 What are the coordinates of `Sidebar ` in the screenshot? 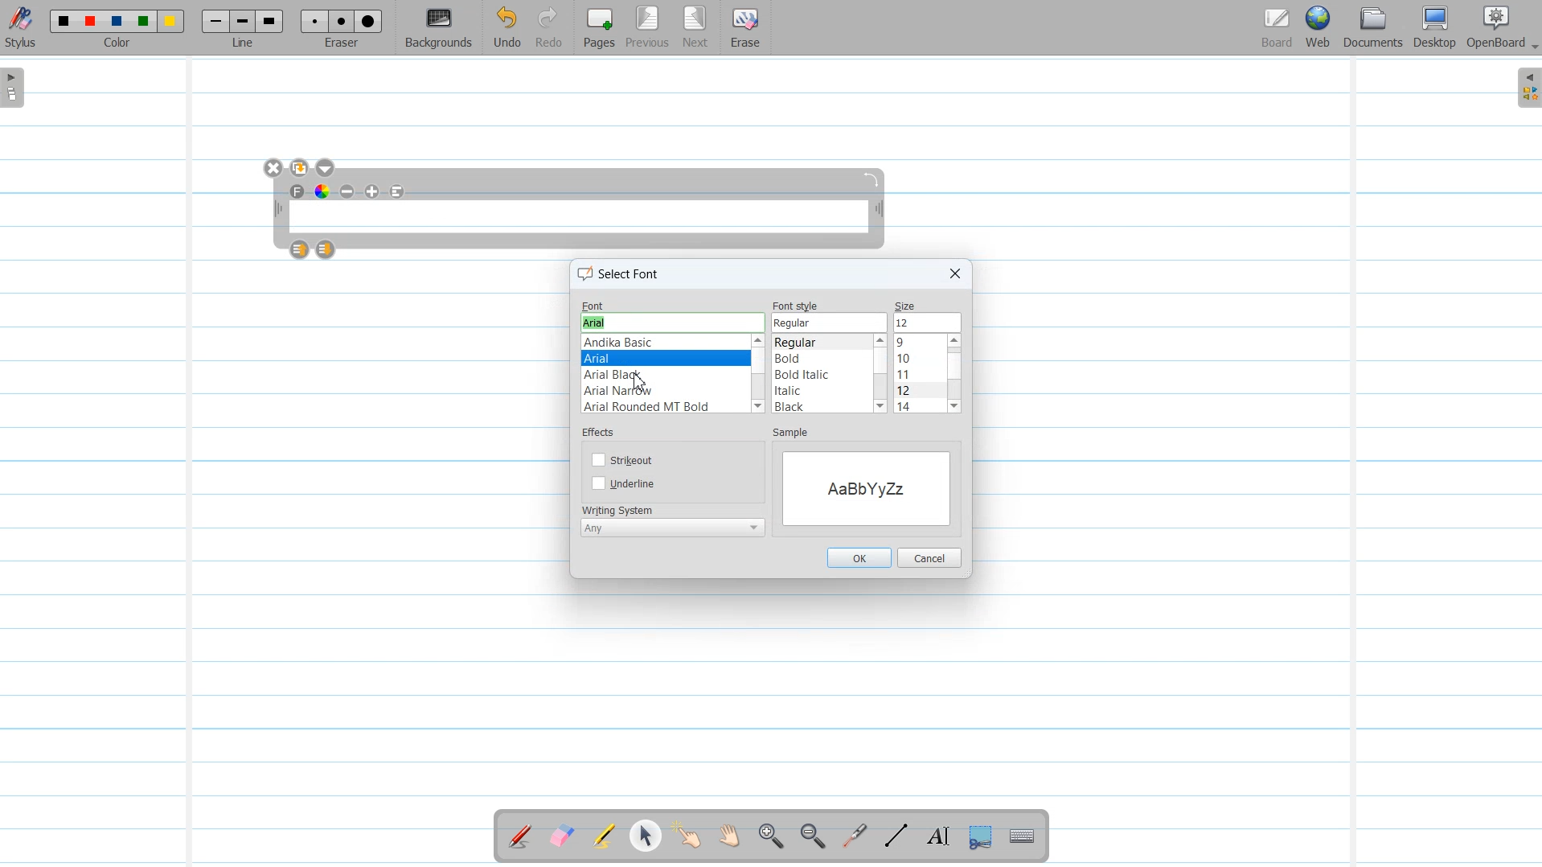 It's located at (1526, 88).